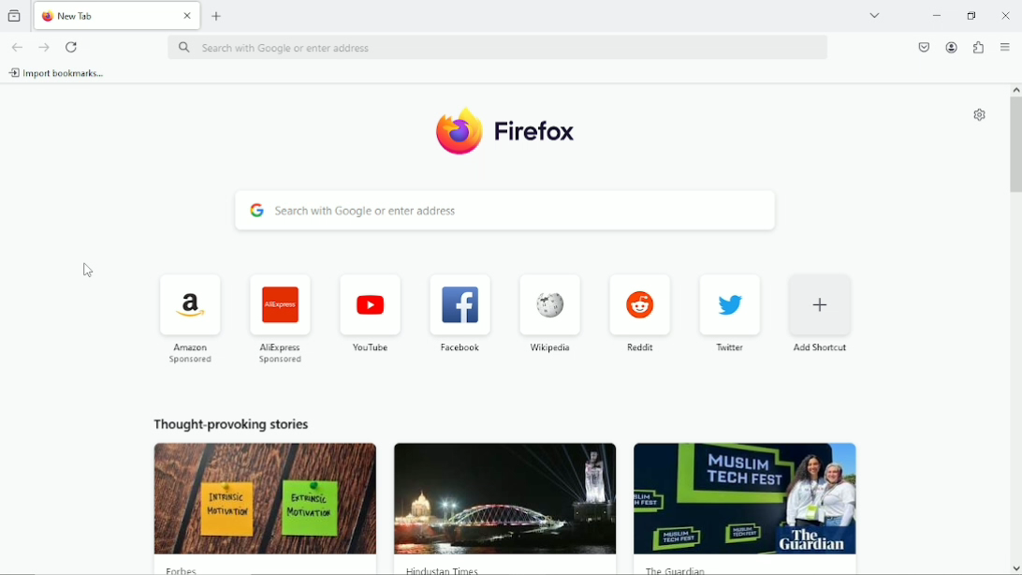  Describe the element at coordinates (921, 47) in the screenshot. I see `Save to pocket` at that location.